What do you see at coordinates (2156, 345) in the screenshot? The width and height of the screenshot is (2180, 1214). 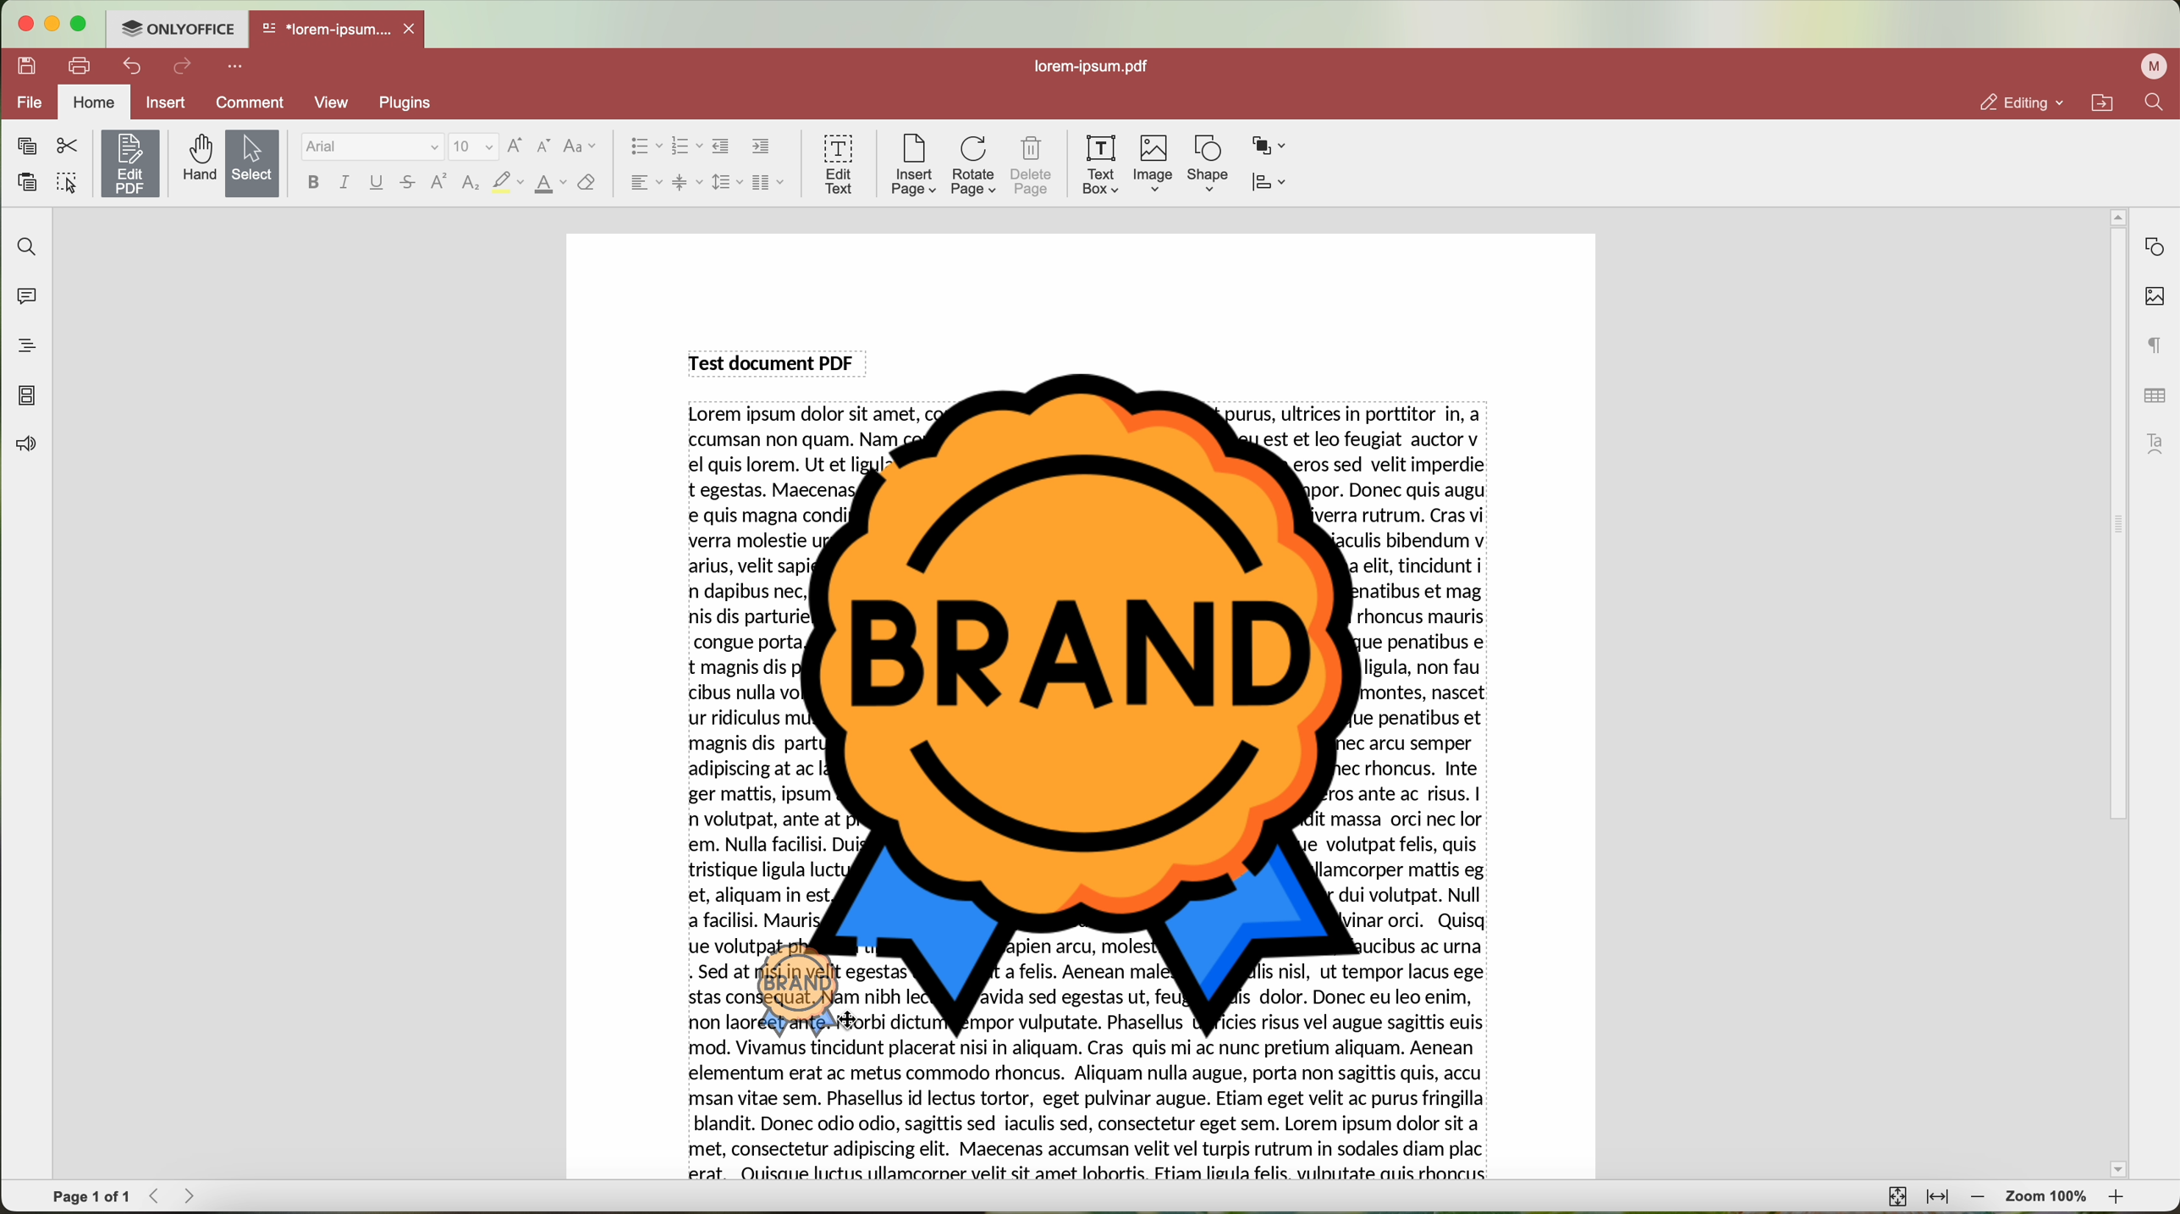 I see `paragraph settings` at bounding box center [2156, 345].